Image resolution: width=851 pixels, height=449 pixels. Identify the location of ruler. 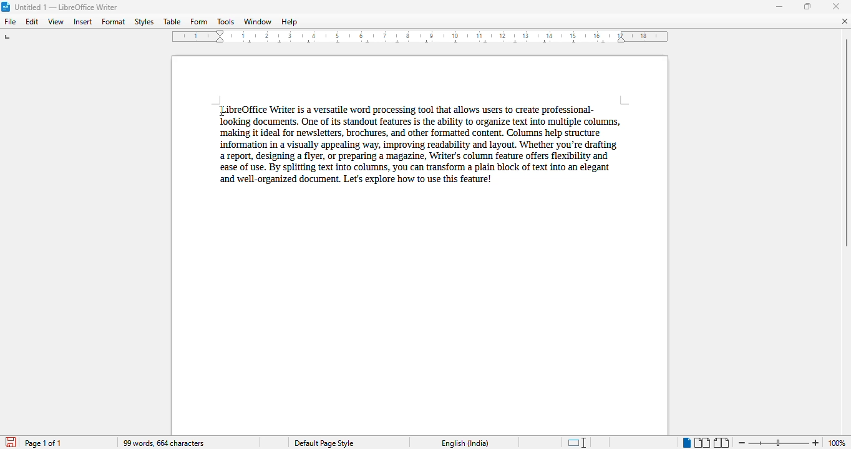
(420, 36).